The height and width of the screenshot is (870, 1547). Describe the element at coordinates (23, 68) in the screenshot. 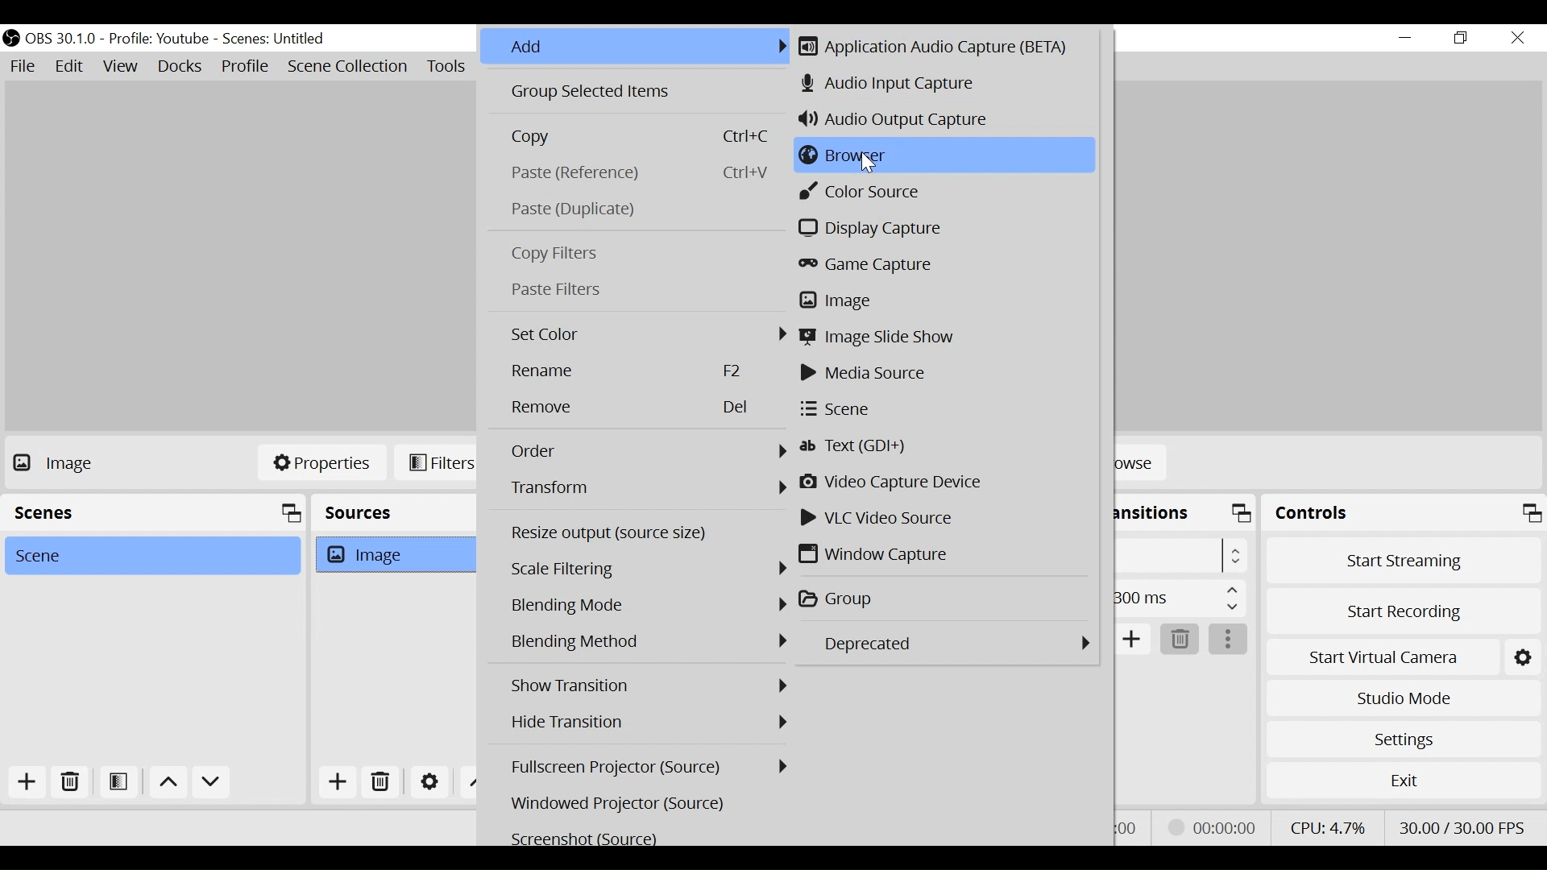

I see `File` at that location.